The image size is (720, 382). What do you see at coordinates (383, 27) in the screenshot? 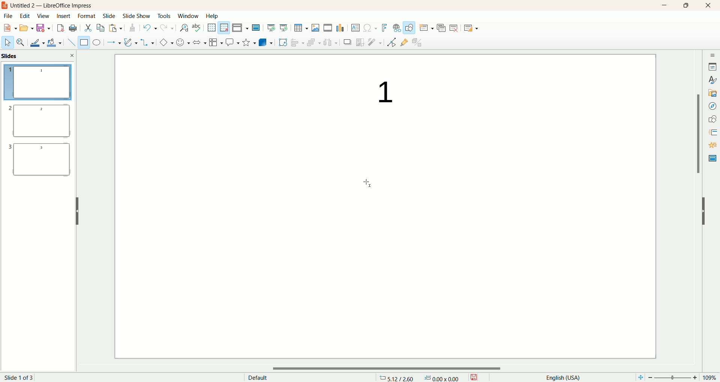
I see `fontwork text` at bounding box center [383, 27].